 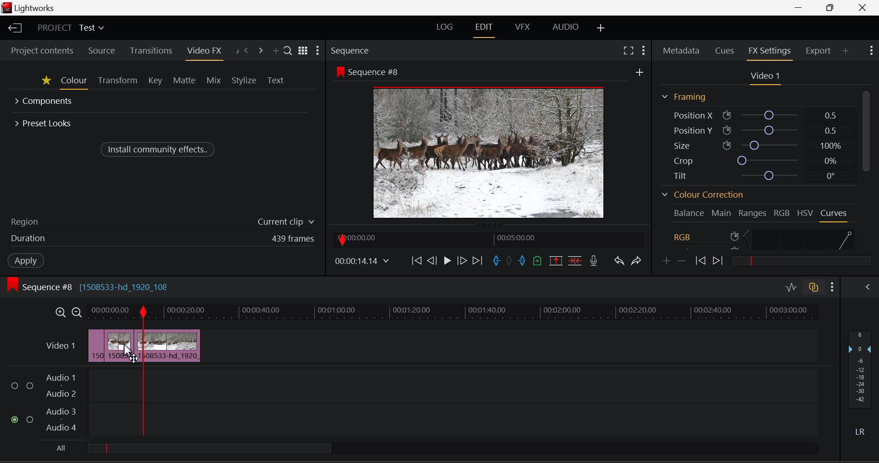 I want to click on Go Forward, so click(x=463, y=260).